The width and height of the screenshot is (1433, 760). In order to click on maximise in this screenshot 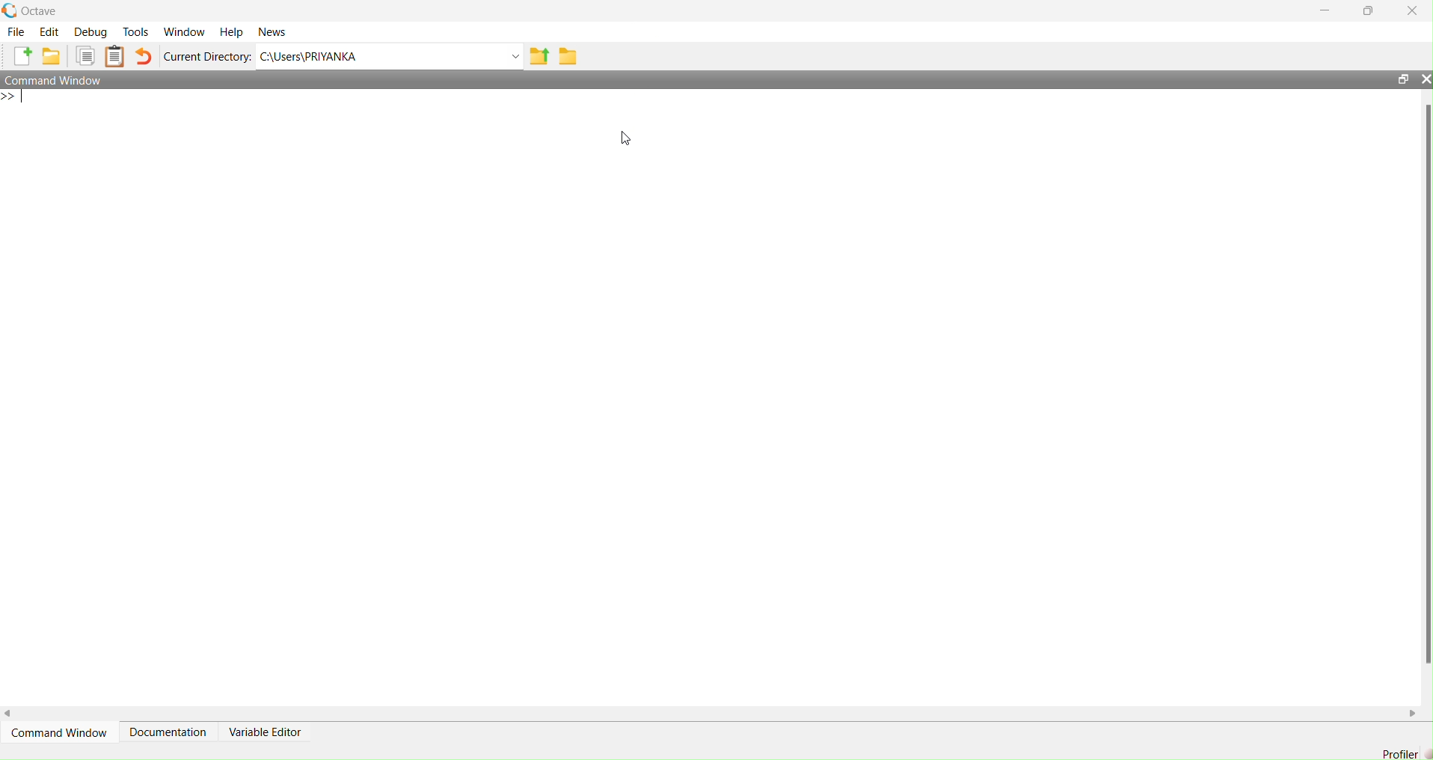, I will do `click(1374, 12)`.